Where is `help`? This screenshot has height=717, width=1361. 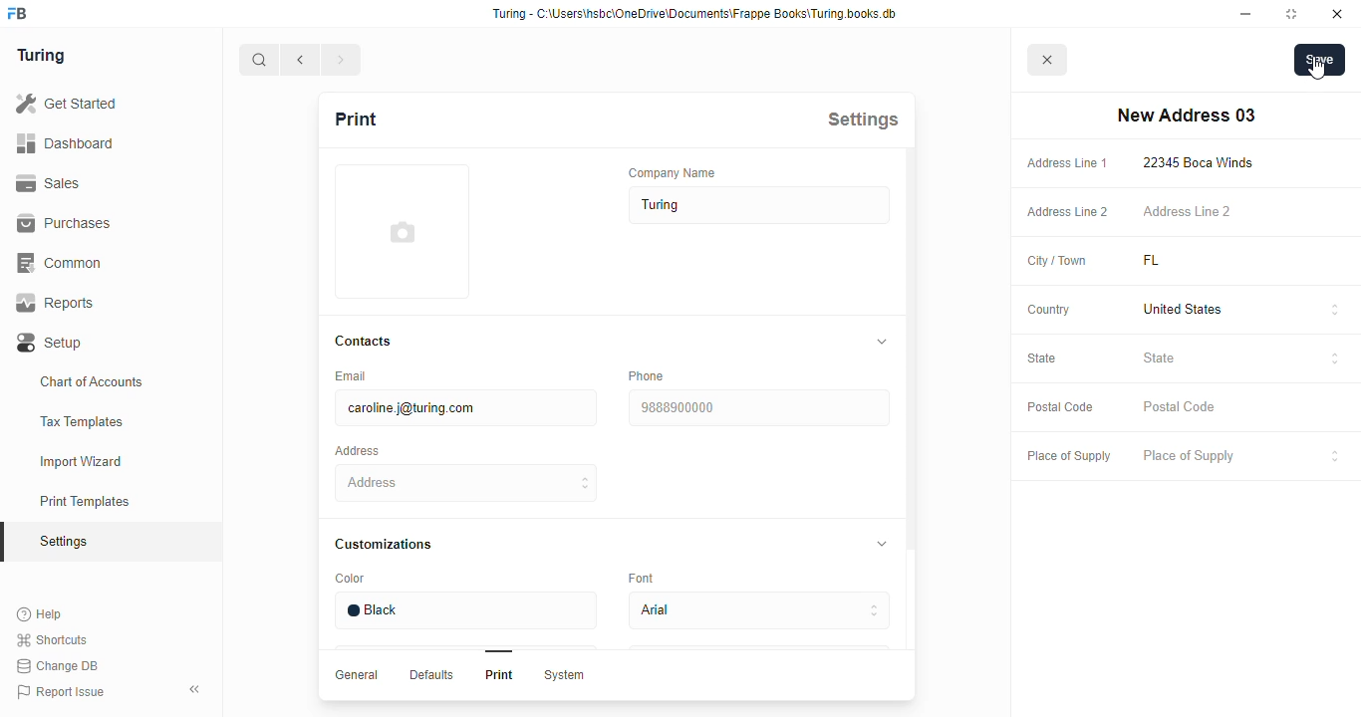
help is located at coordinates (41, 614).